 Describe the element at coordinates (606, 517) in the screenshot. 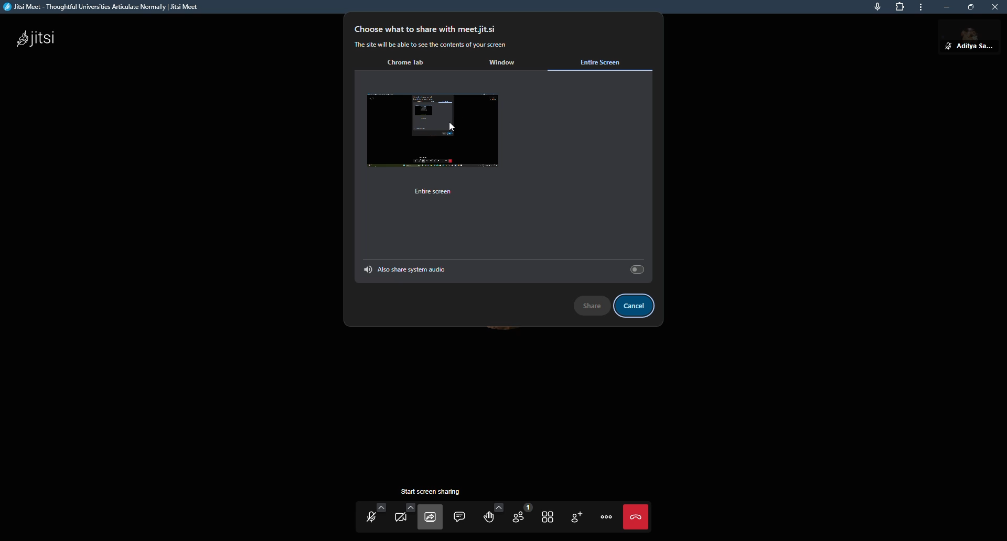

I see `more actions` at that location.